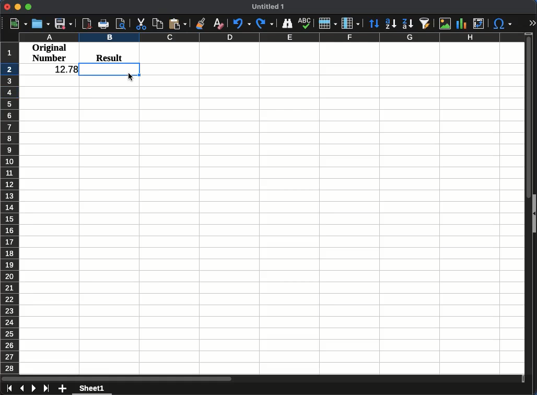 The width and height of the screenshot is (537, 395). What do you see at coordinates (241, 25) in the screenshot?
I see `Undo` at bounding box center [241, 25].